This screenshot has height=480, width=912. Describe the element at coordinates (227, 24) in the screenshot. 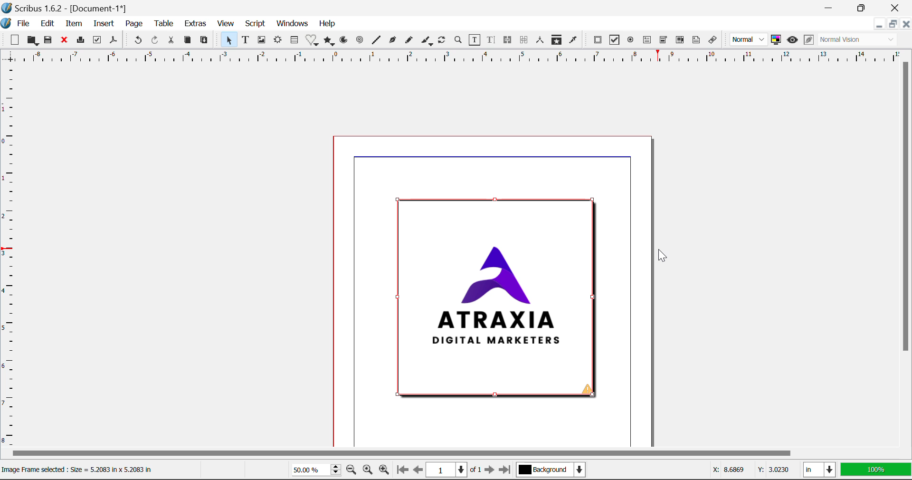

I see `View` at that location.